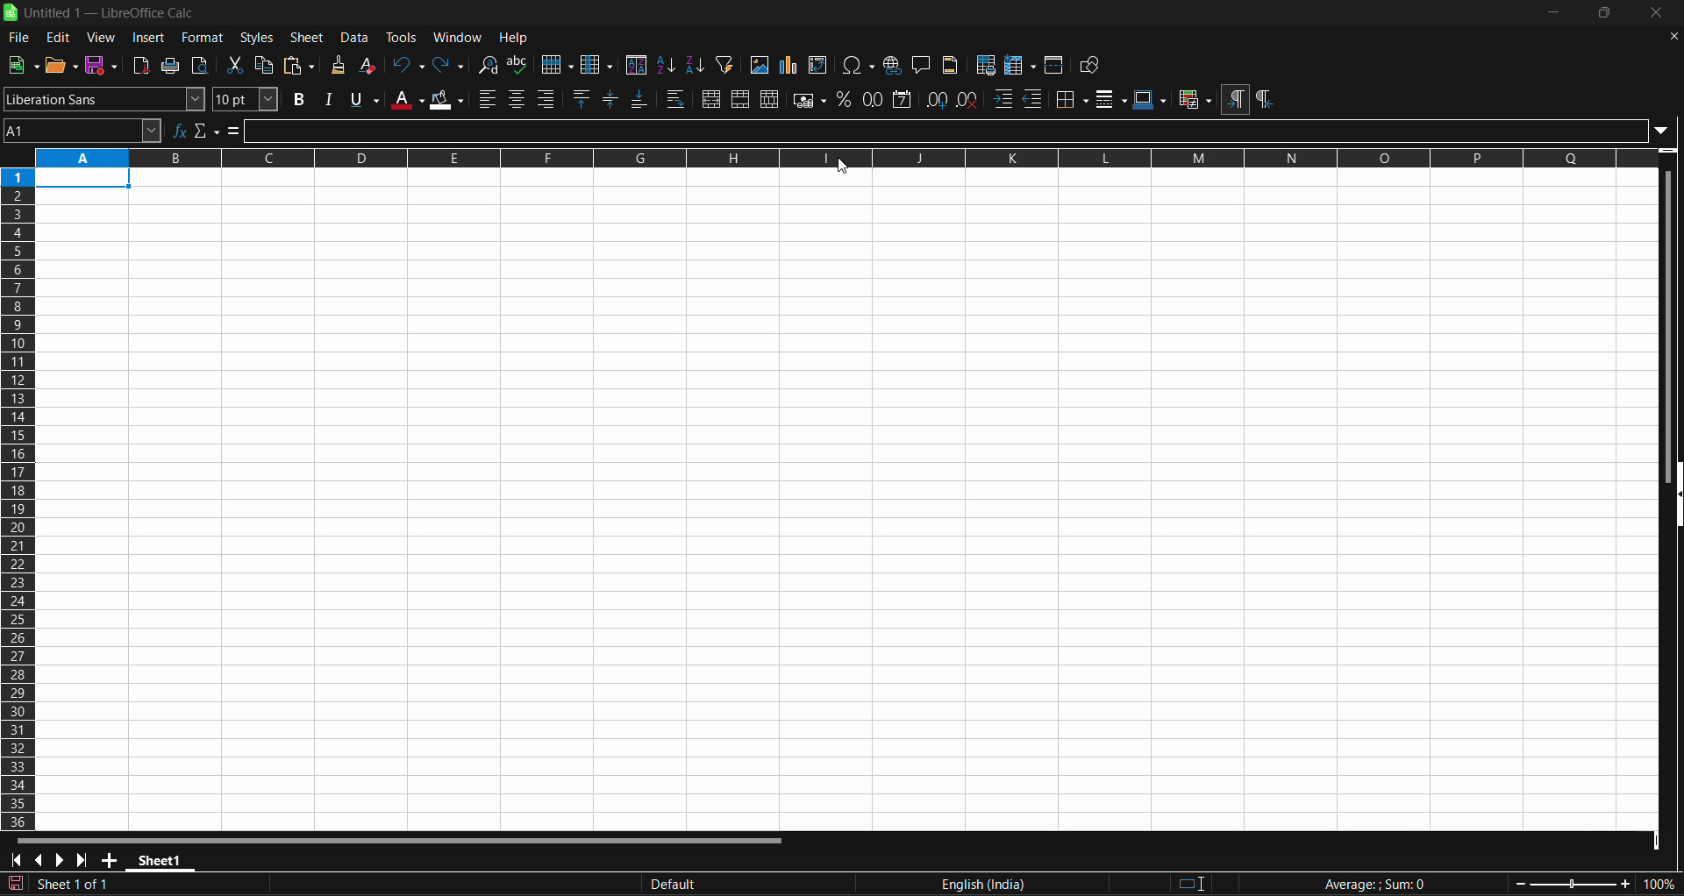  Describe the element at coordinates (696, 64) in the screenshot. I see `sort descending` at that location.